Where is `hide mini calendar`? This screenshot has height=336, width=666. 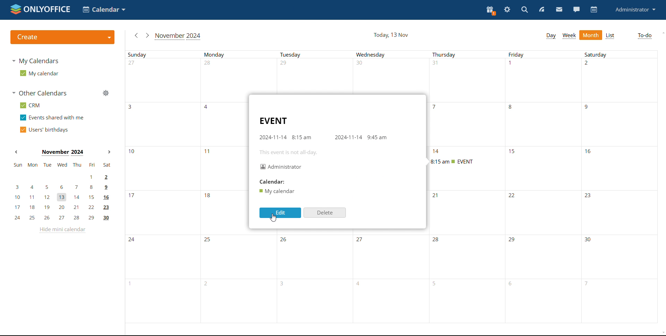
hide mini calendar is located at coordinates (61, 230).